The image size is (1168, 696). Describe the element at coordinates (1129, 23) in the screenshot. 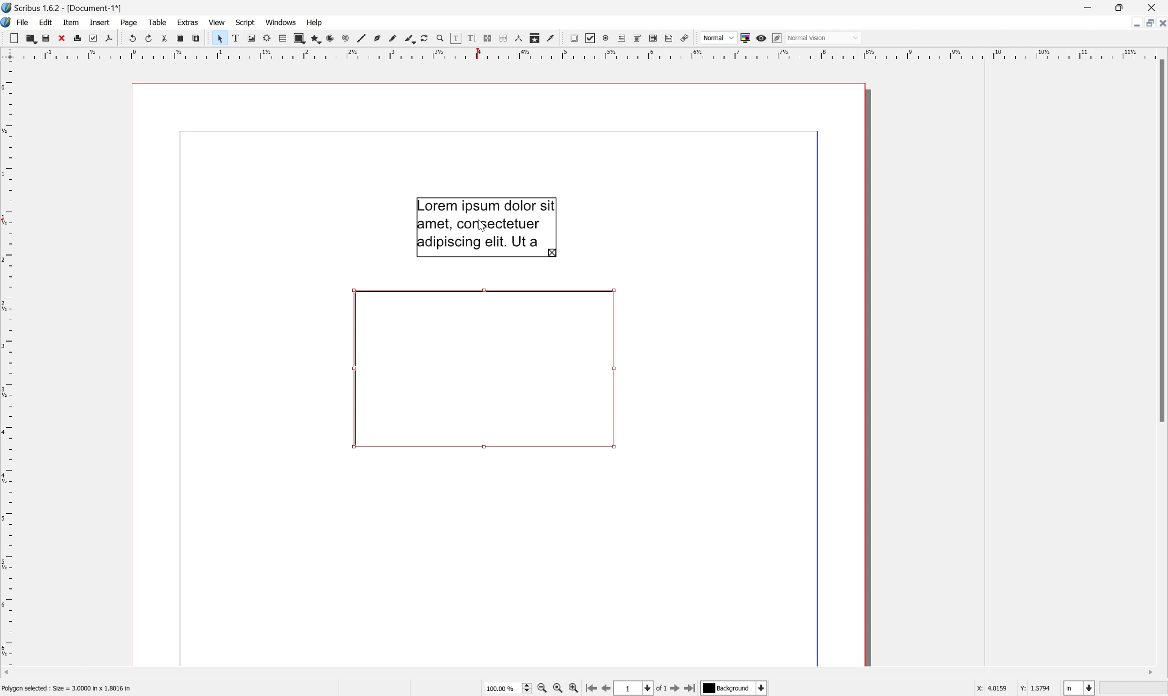

I see `Minimize` at that location.